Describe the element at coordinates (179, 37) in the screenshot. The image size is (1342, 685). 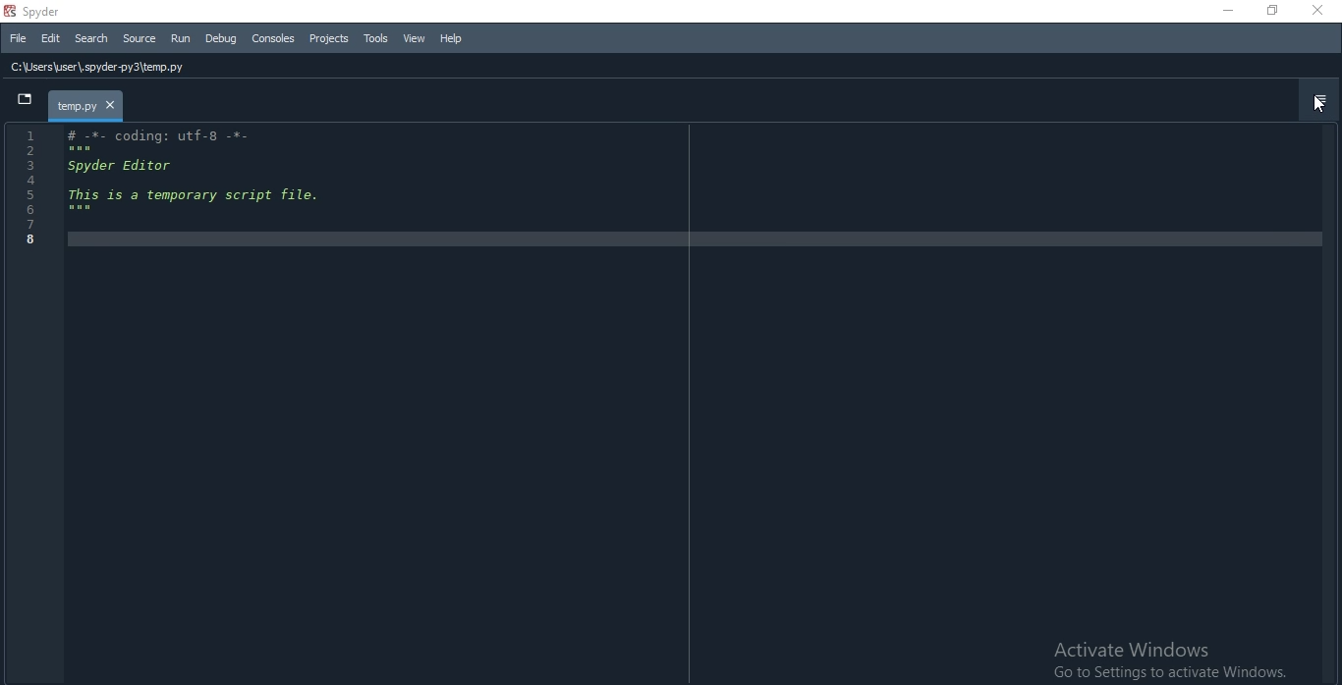
I see `Run` at that location.